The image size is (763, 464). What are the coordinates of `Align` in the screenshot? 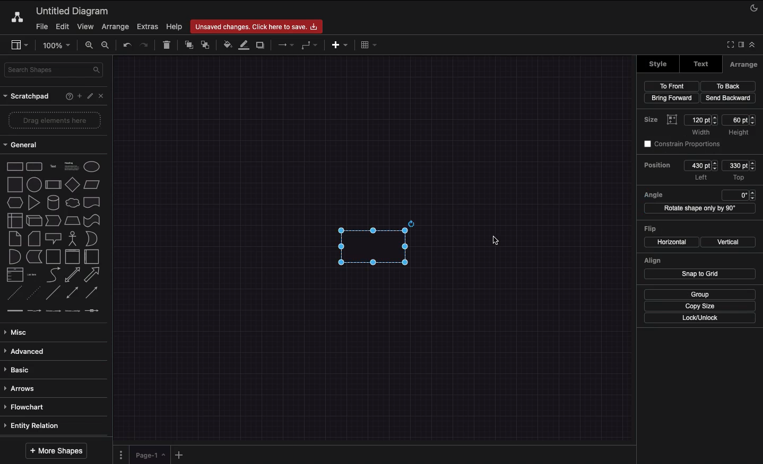 It's located at (653, 260).